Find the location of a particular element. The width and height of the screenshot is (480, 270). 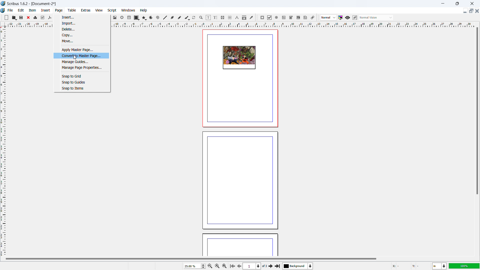

maximize document is located at coordinates (470, 11).